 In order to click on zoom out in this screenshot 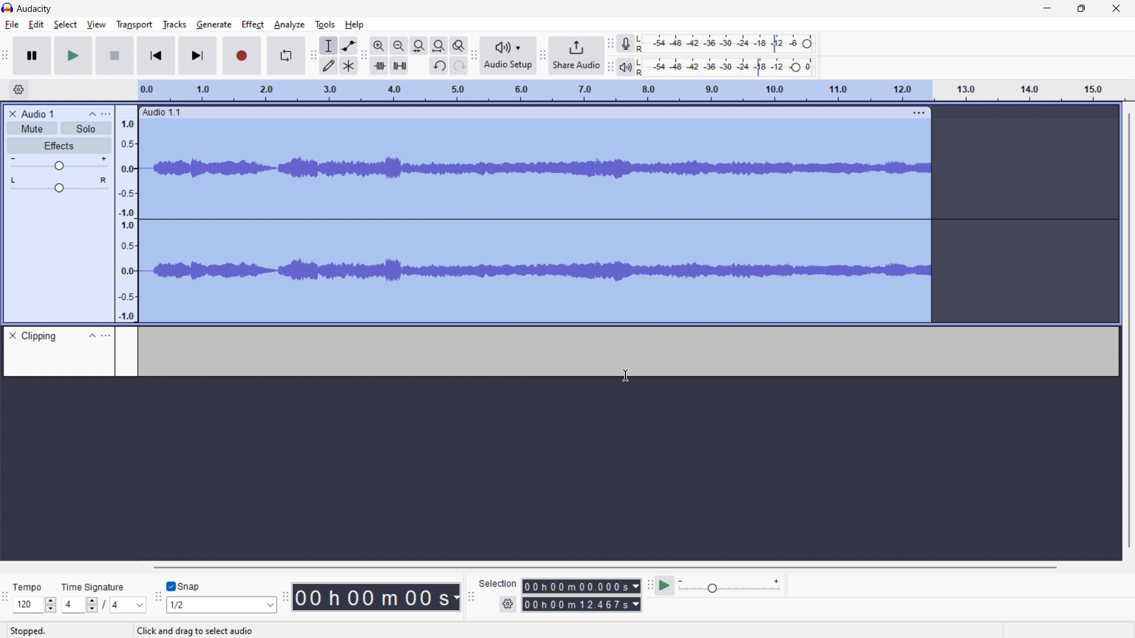, I will do `click(399, 45)`.